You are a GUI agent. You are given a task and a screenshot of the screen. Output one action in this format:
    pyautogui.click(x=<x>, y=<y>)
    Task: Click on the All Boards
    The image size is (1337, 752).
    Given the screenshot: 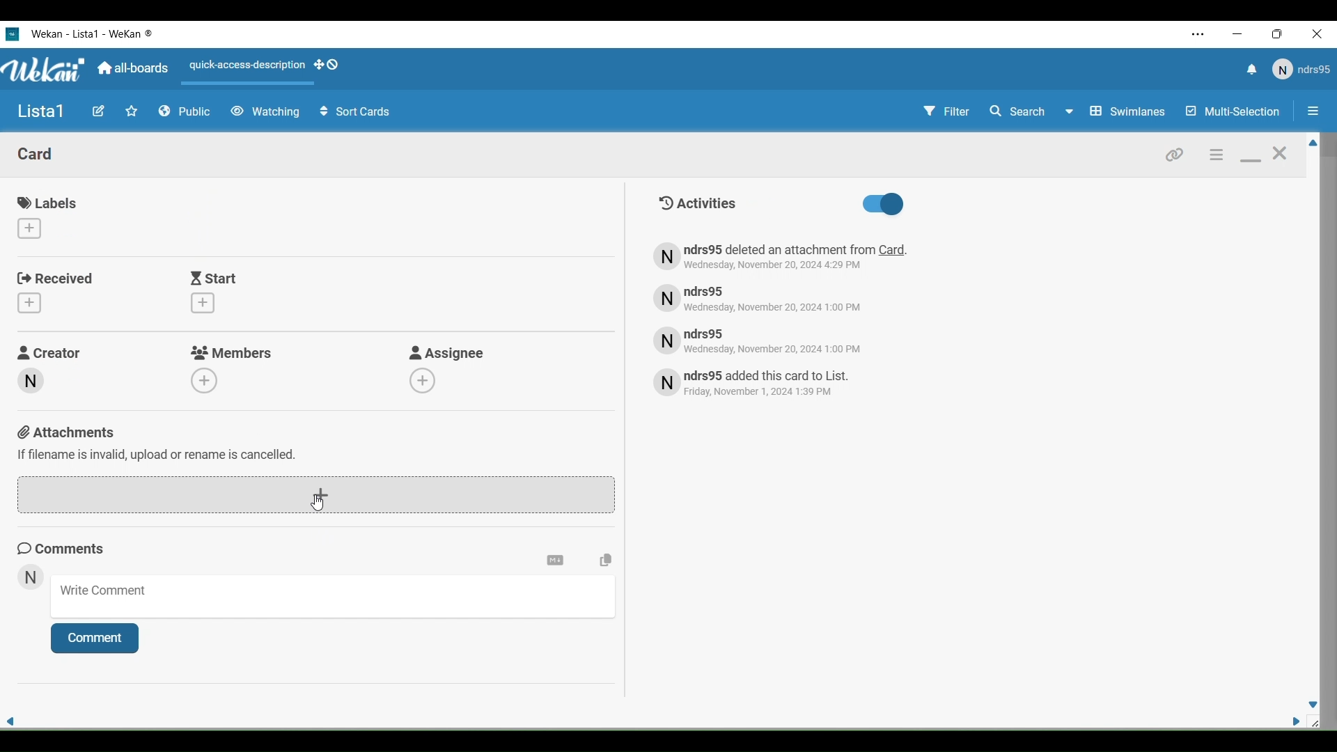 What is the action you would take?
    pyautogui.click(x=134, y=68)
    